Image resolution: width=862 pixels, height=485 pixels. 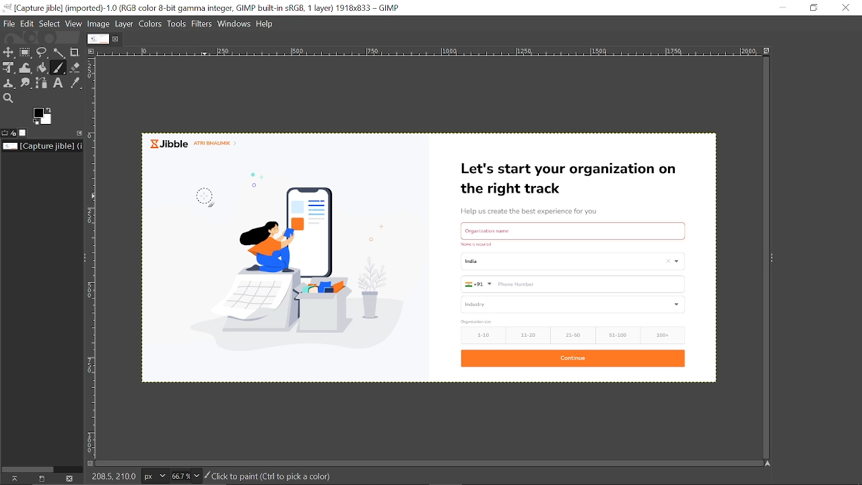 I want to click on Edit, so click(x=28, y=24).